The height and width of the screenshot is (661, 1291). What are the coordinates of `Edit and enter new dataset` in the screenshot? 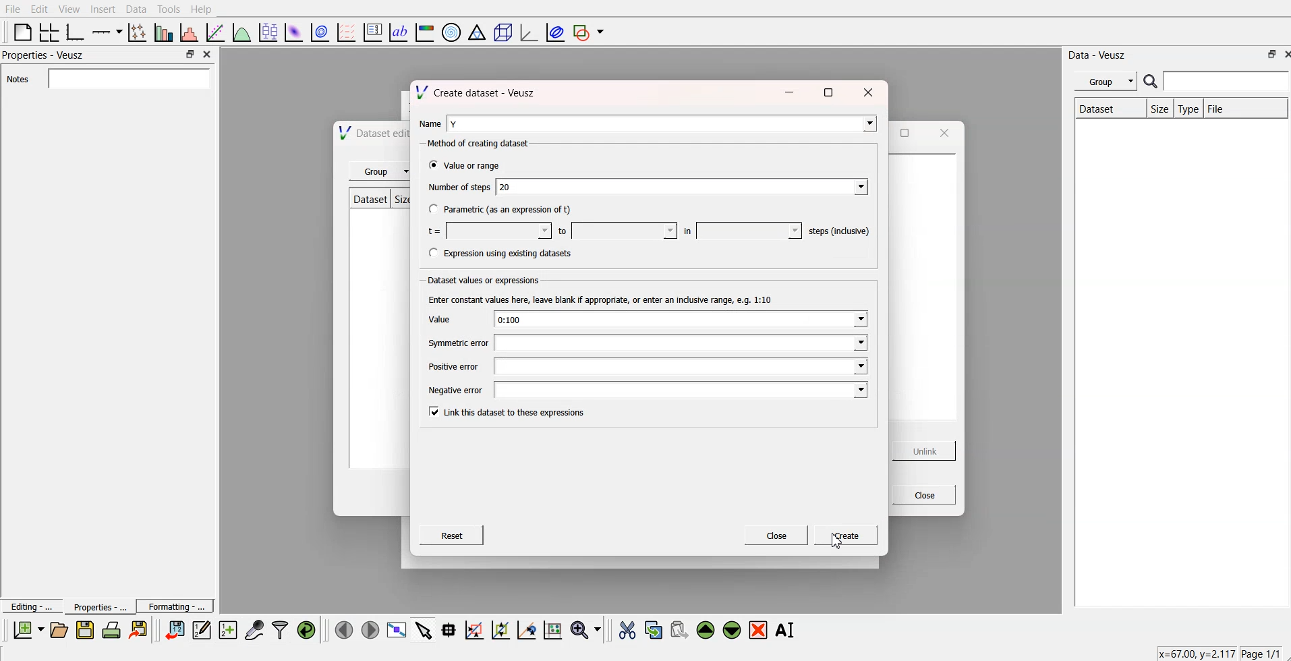 It's located at (200, 630).